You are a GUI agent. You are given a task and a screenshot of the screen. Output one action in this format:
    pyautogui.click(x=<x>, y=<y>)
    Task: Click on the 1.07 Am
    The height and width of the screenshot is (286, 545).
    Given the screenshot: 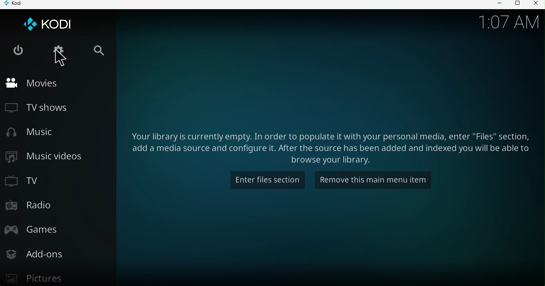 What is the action you would take?
    pyautogui.click(x=509, y=21)
    